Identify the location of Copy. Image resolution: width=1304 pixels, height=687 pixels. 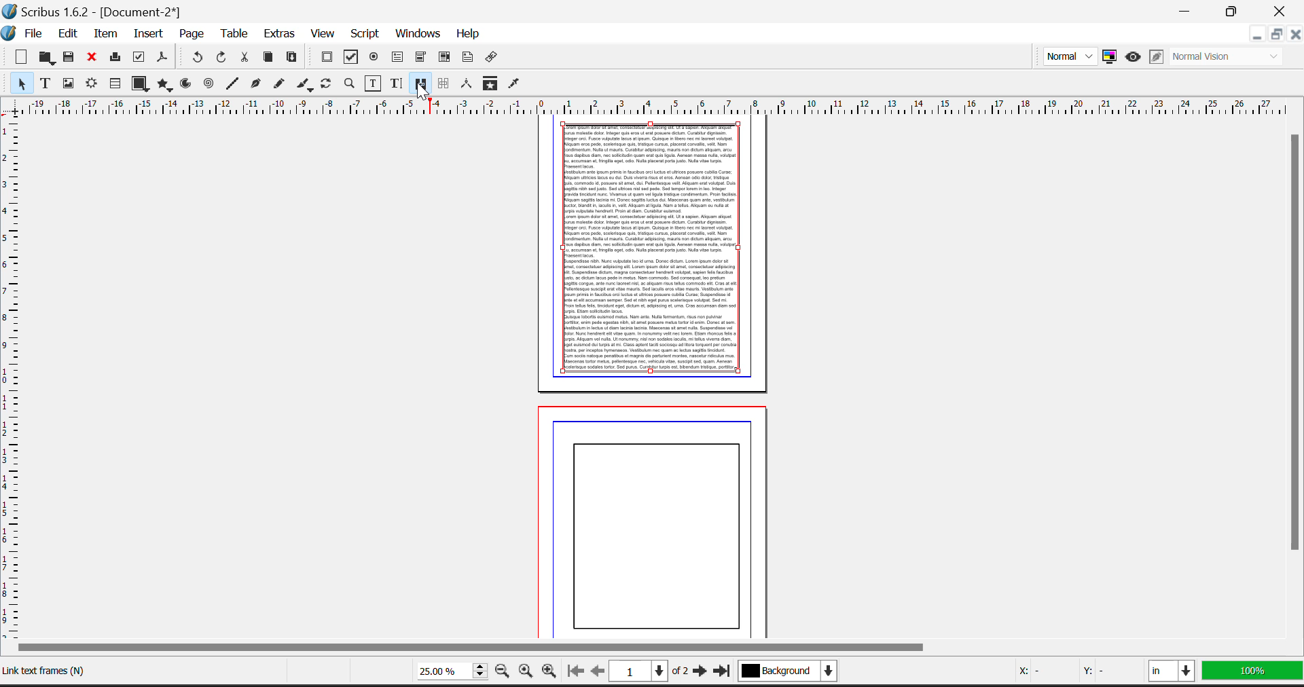
(269, 58).